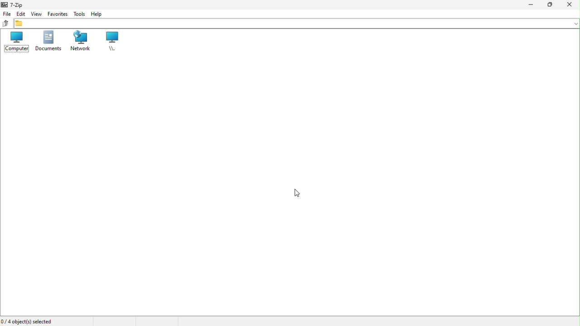  I want to click on Help, so click(97, 14).